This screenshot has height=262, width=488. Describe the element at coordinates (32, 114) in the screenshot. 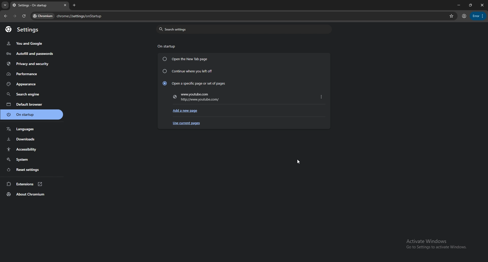

I see `on startup` at that location.